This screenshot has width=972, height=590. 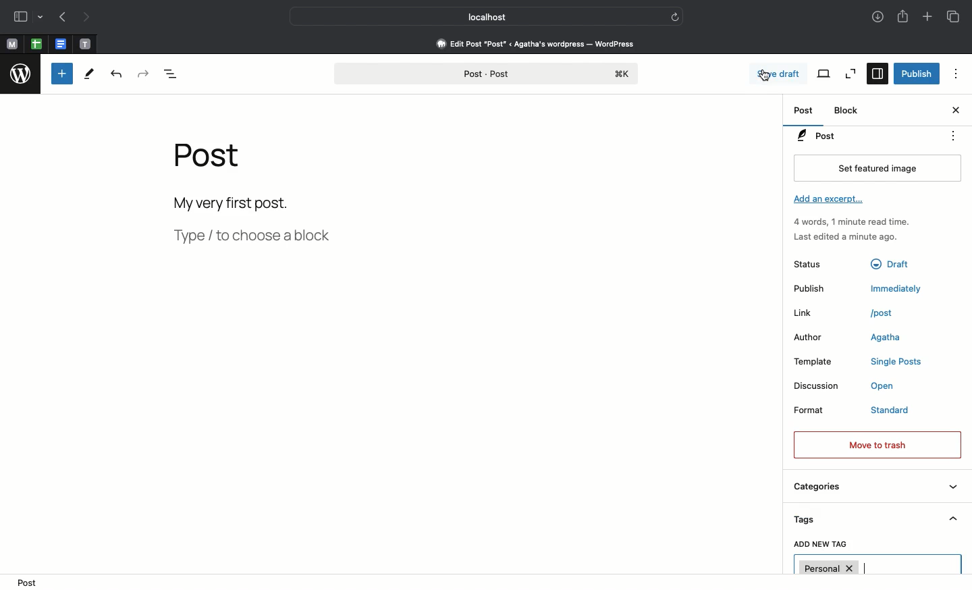 What do you see at coordinates (955, 111) in the screenshot?
I see `Close` at bounding box center [955, 111].